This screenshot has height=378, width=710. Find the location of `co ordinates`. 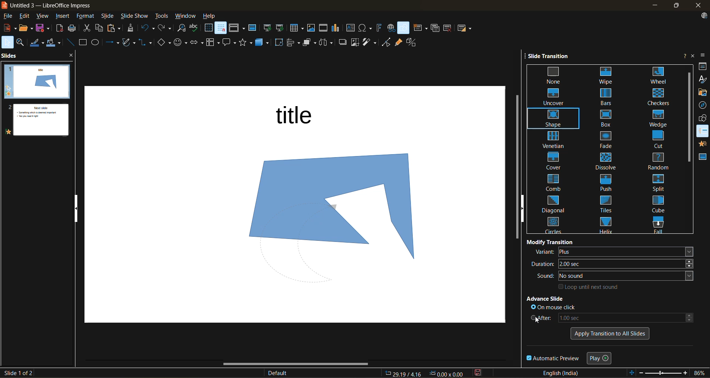

co ordinates is located at coordinates (424, 374).